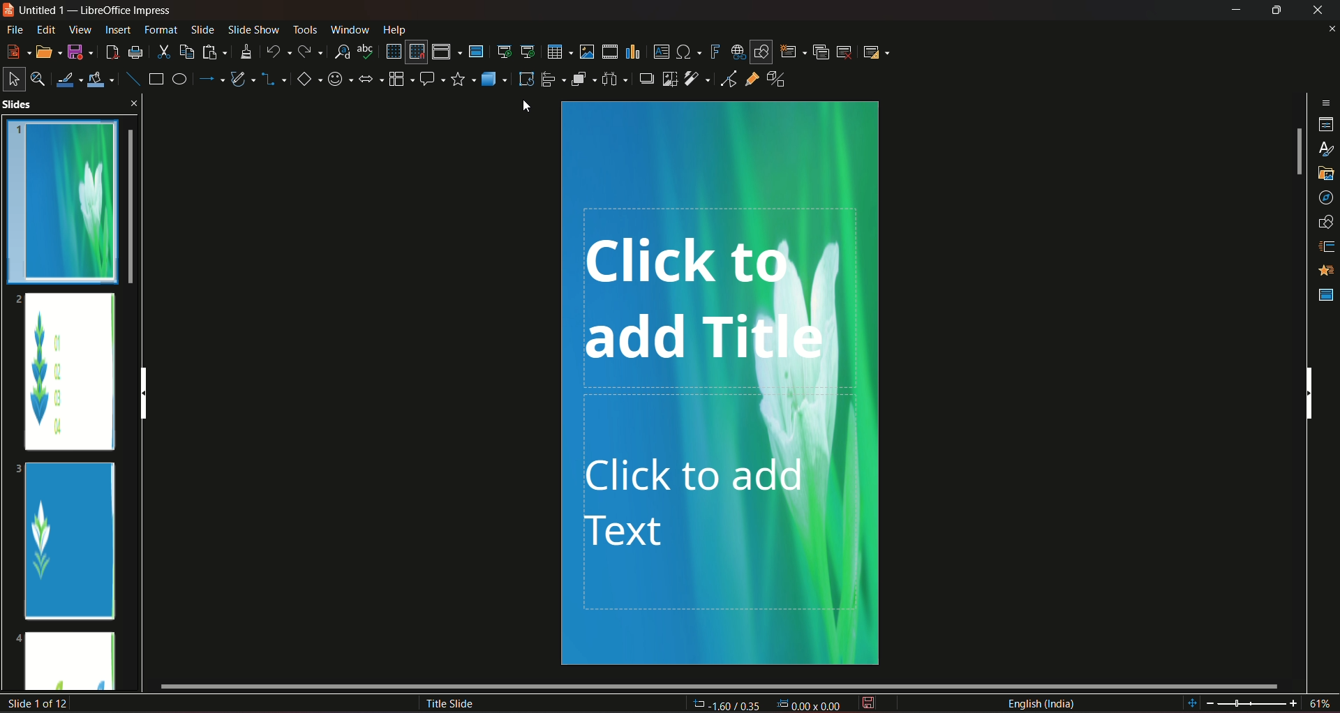 The image size is (1340, 713). What do you see at coordinates (766, 703) in the screenshot?
I see `dimensions` at bounding box center [766, 703].